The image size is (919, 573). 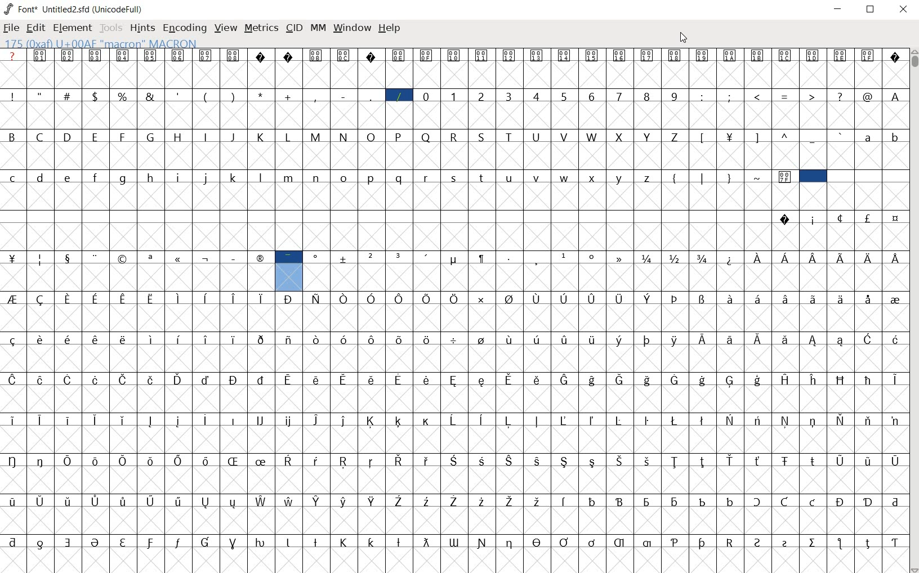 I want to click on accented letters, so click(x=275, y=514).